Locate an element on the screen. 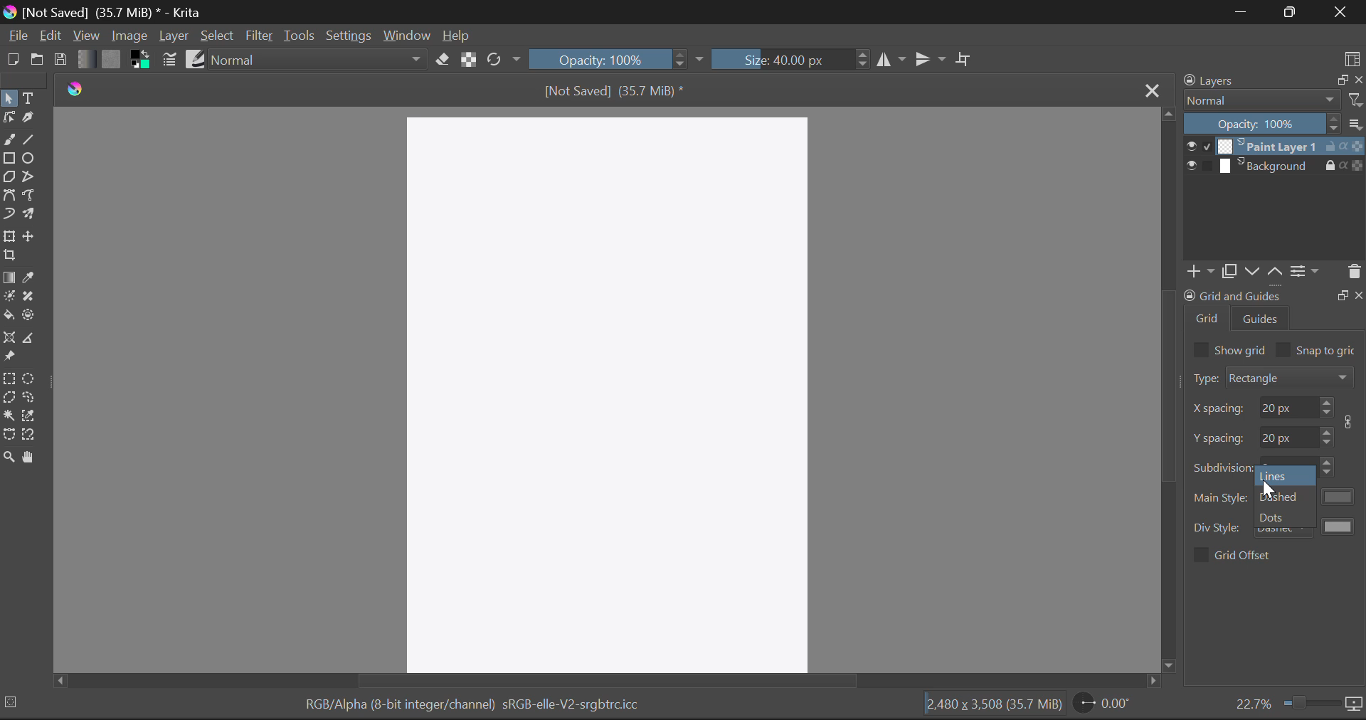 The width and height of the screenshot is (1366, 720). Move Layer is located at coordinates (31, 236).